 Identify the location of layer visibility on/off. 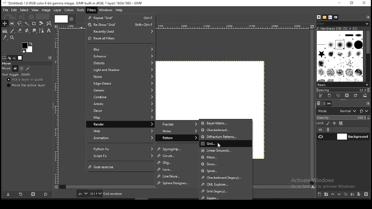
(321, 136).